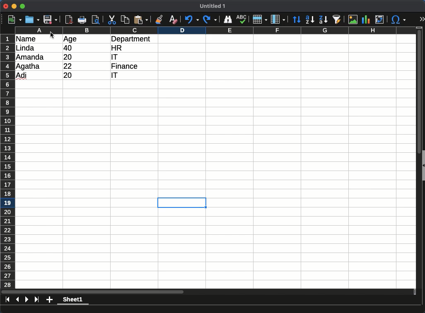 The width and height of the screenshot is (425, 313). Describe the element at coordinates (14, 6) in the screenshot. I see `minimize` at that location.